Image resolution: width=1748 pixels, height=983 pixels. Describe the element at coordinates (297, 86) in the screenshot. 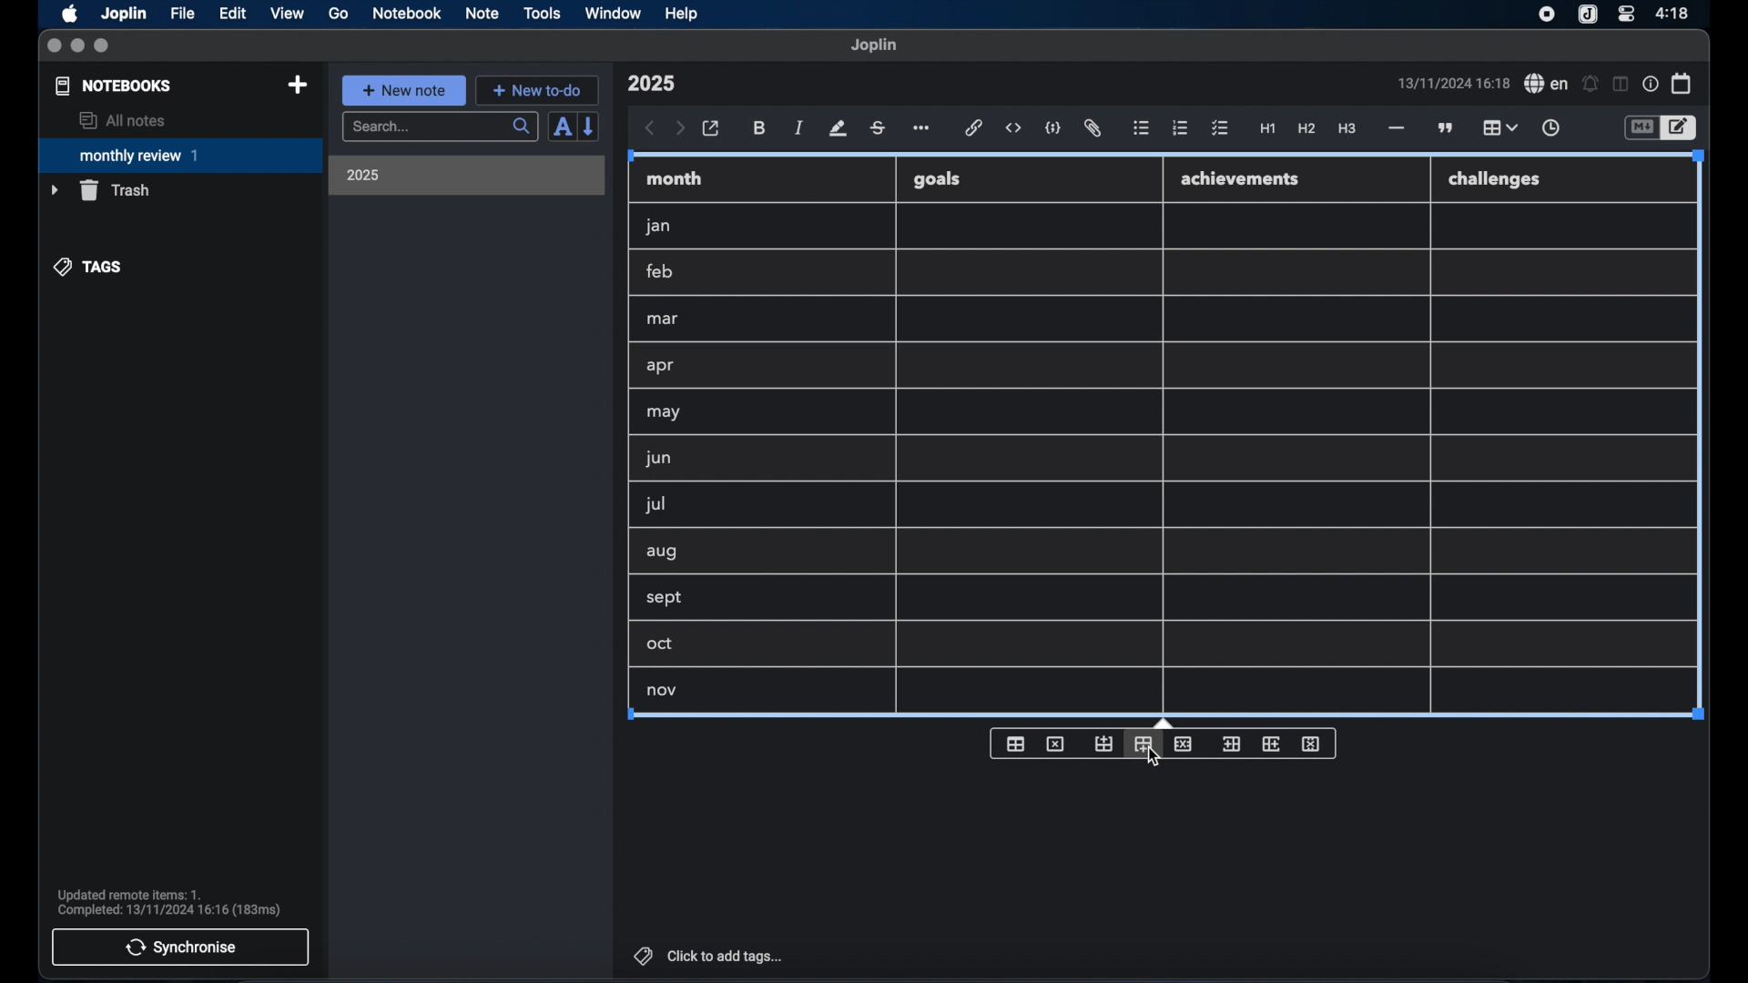

I see `new notebook` at that location.